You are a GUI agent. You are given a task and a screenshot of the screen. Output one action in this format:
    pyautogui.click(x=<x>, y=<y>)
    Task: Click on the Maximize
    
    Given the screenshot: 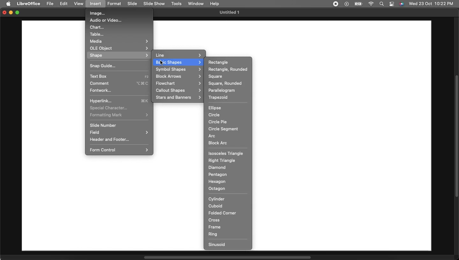 What is the action you would take?
    pyautogui.click(x=18, y=13)
    